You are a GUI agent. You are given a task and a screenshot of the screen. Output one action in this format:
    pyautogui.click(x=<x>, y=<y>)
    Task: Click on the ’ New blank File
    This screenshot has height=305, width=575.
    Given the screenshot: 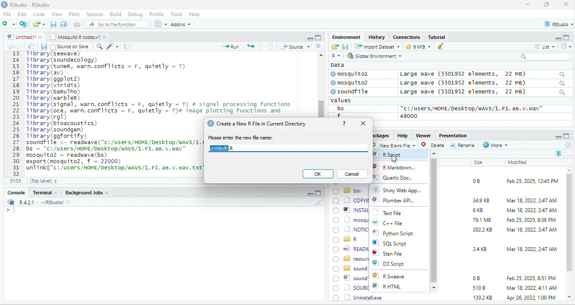 What is the action you would take?
    pyautogui.click(x=396, y=146)
    